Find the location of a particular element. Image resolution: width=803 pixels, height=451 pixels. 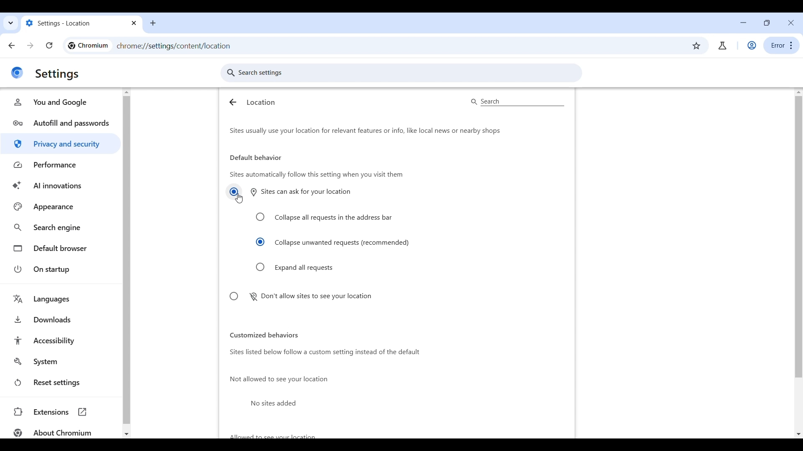

Don't allow sites to see your location is located at coordinates (302, 295).